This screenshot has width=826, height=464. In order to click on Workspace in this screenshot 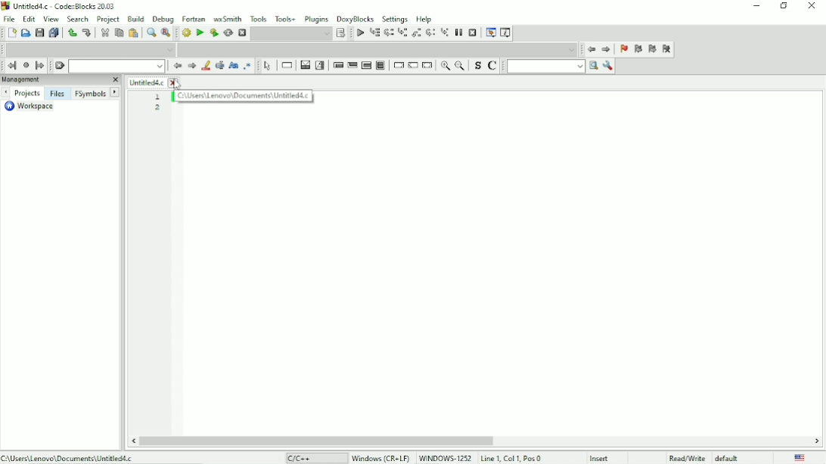, I will do `click(30, 107)`.